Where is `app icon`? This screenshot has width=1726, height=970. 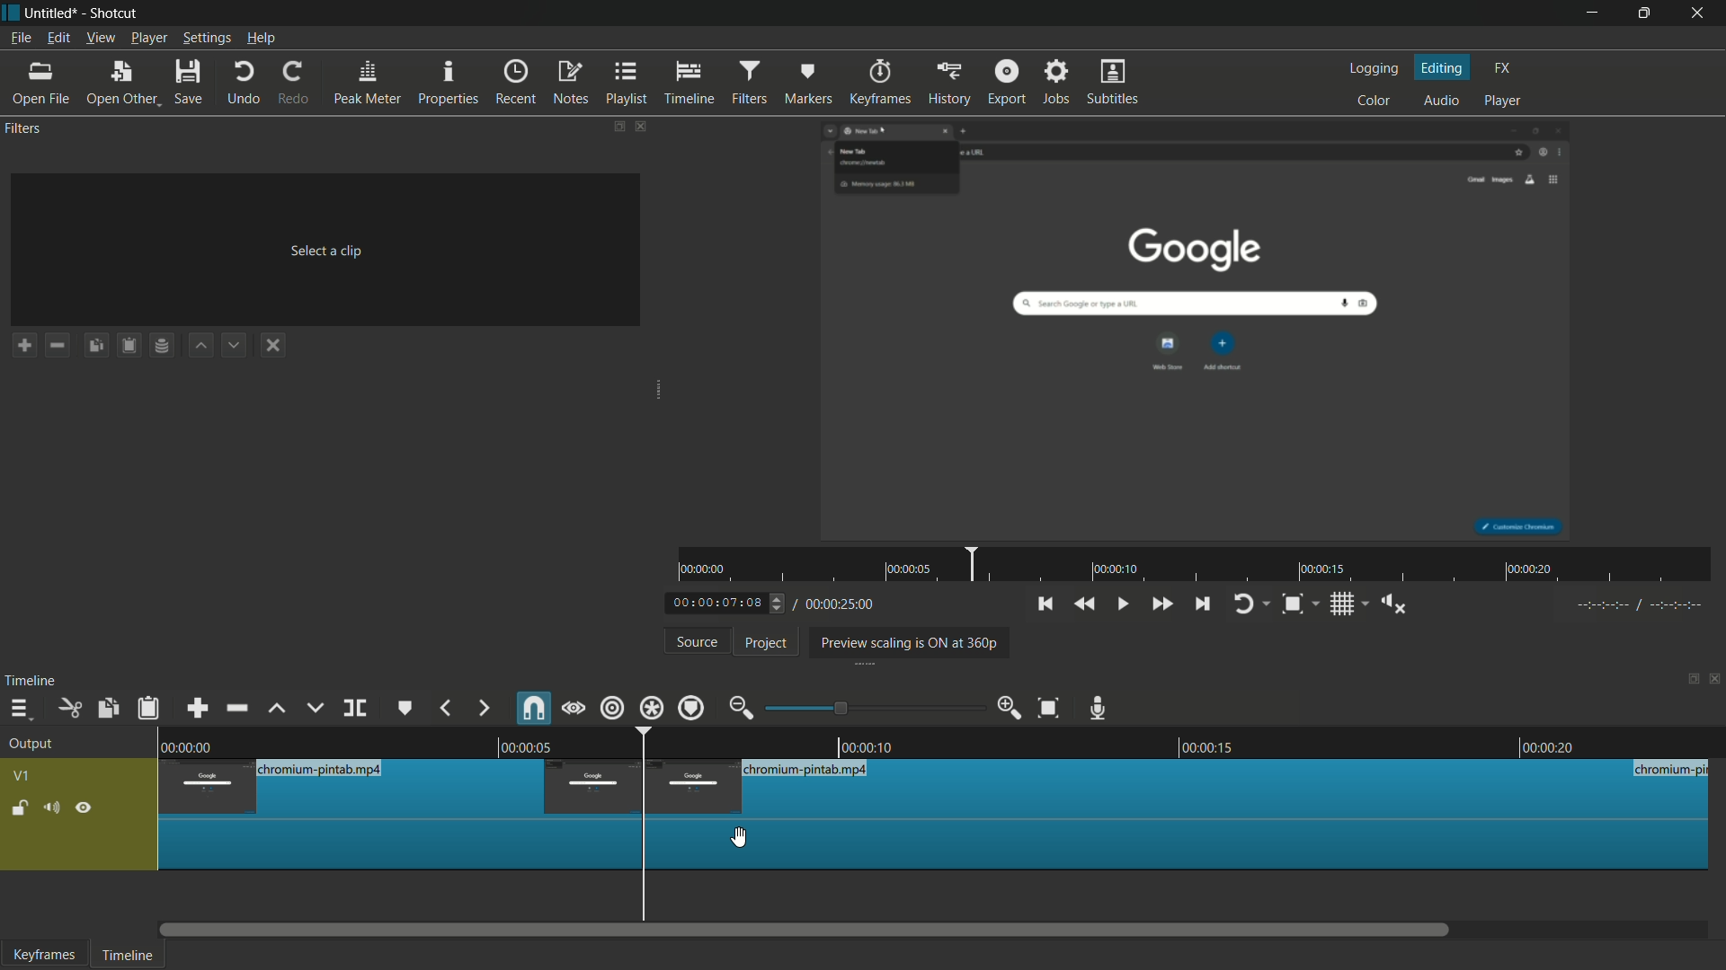 app icon is located at coordinates (11, 12).